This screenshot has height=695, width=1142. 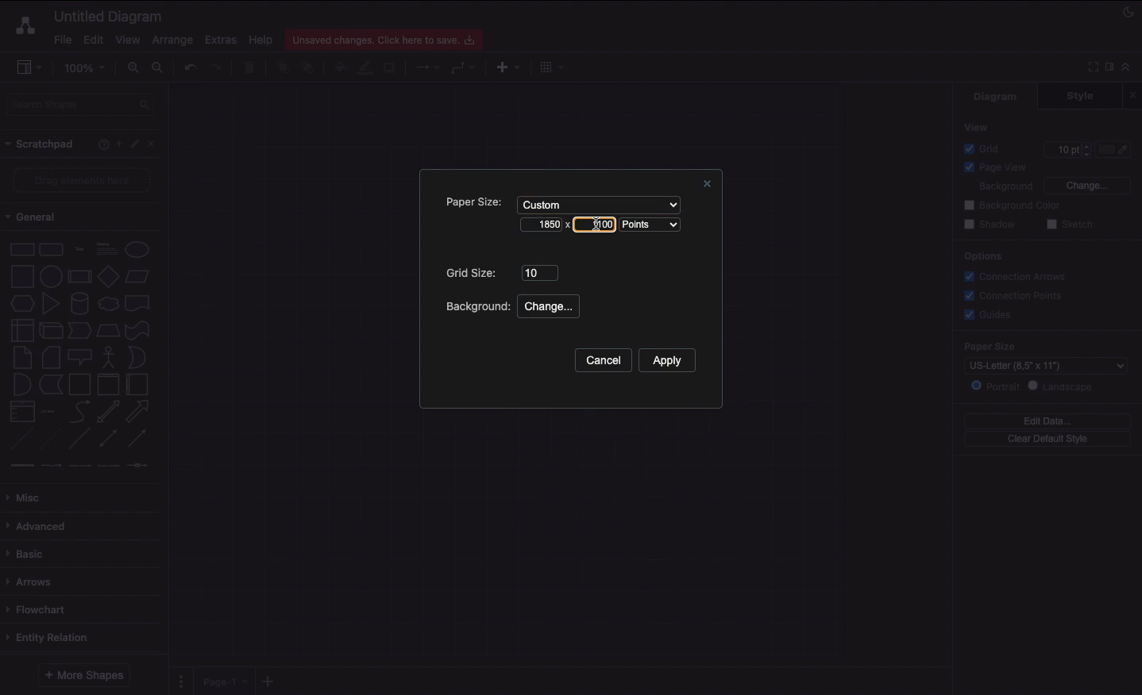 I want to click on Step, so click(x=79, y=331).